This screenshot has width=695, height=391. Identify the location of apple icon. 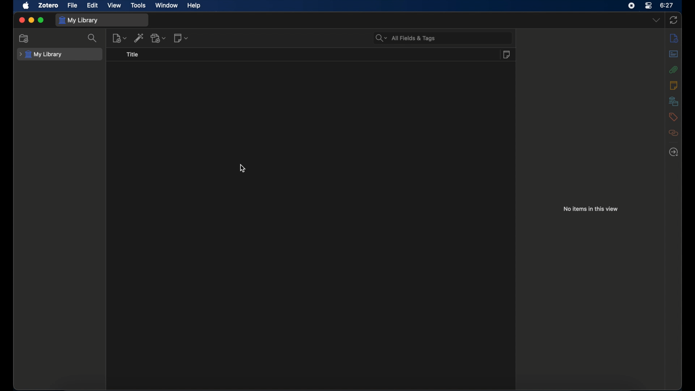
(26, 5).